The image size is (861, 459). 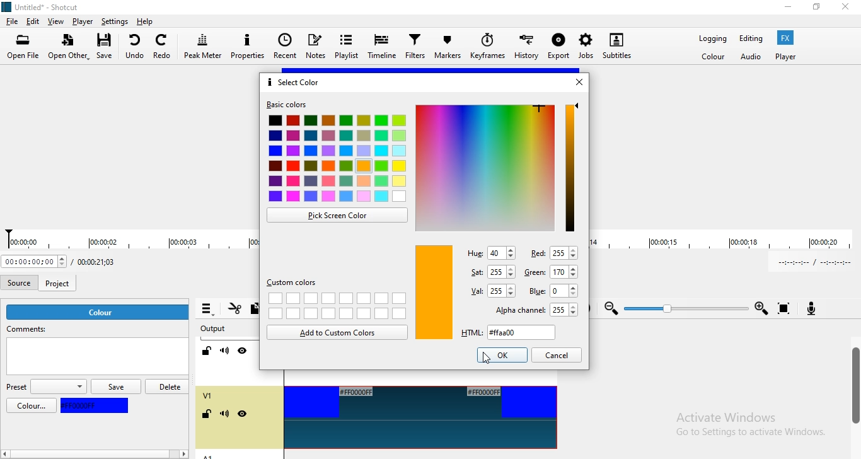 What do you see at coordinates (506, 333) in the screenshot?
I see `html` at bounding box center [506, 333].